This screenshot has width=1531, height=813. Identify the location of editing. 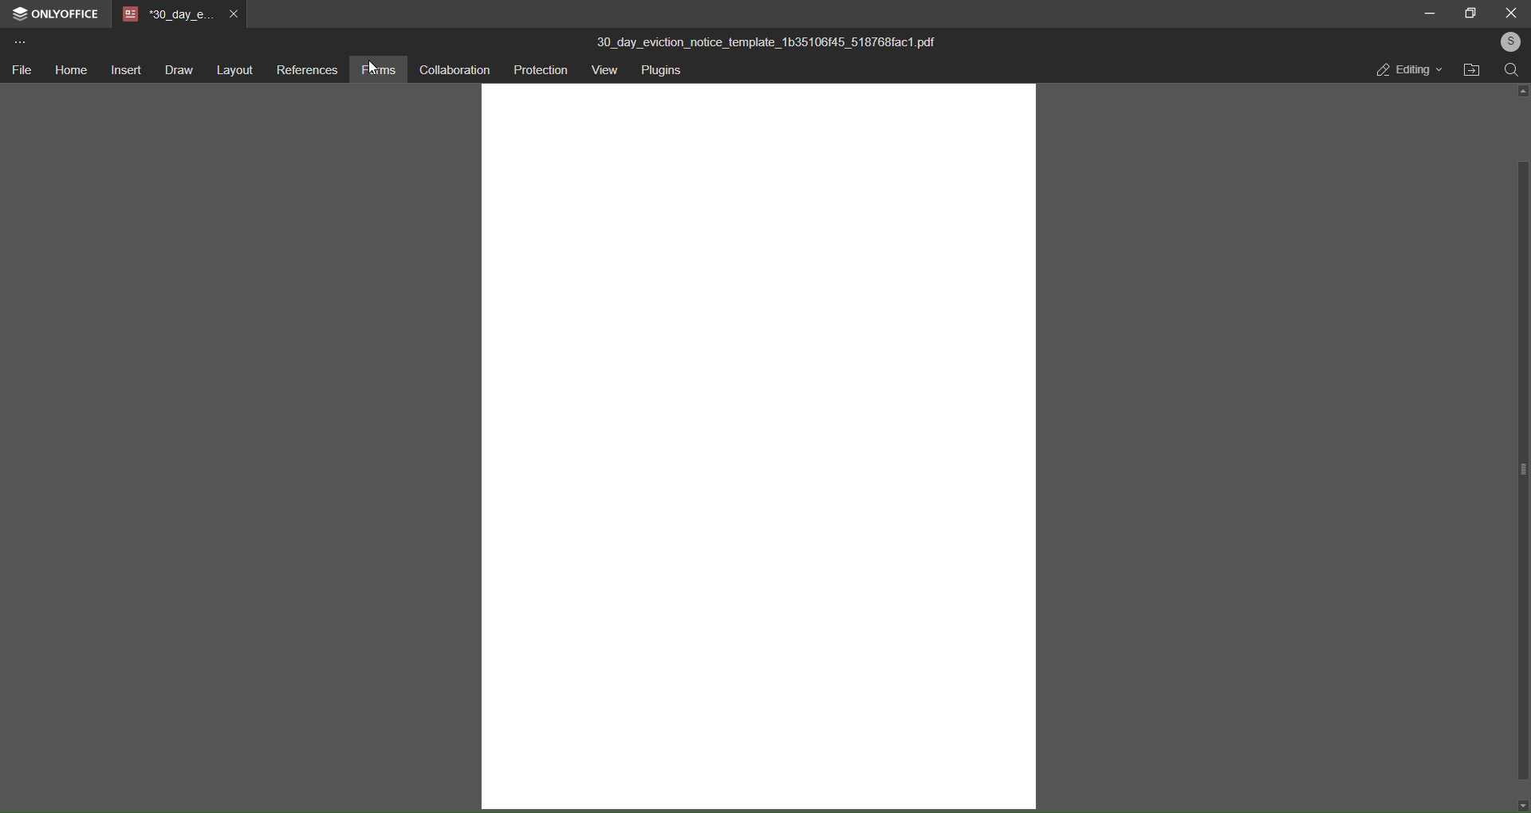
(1406, 69).